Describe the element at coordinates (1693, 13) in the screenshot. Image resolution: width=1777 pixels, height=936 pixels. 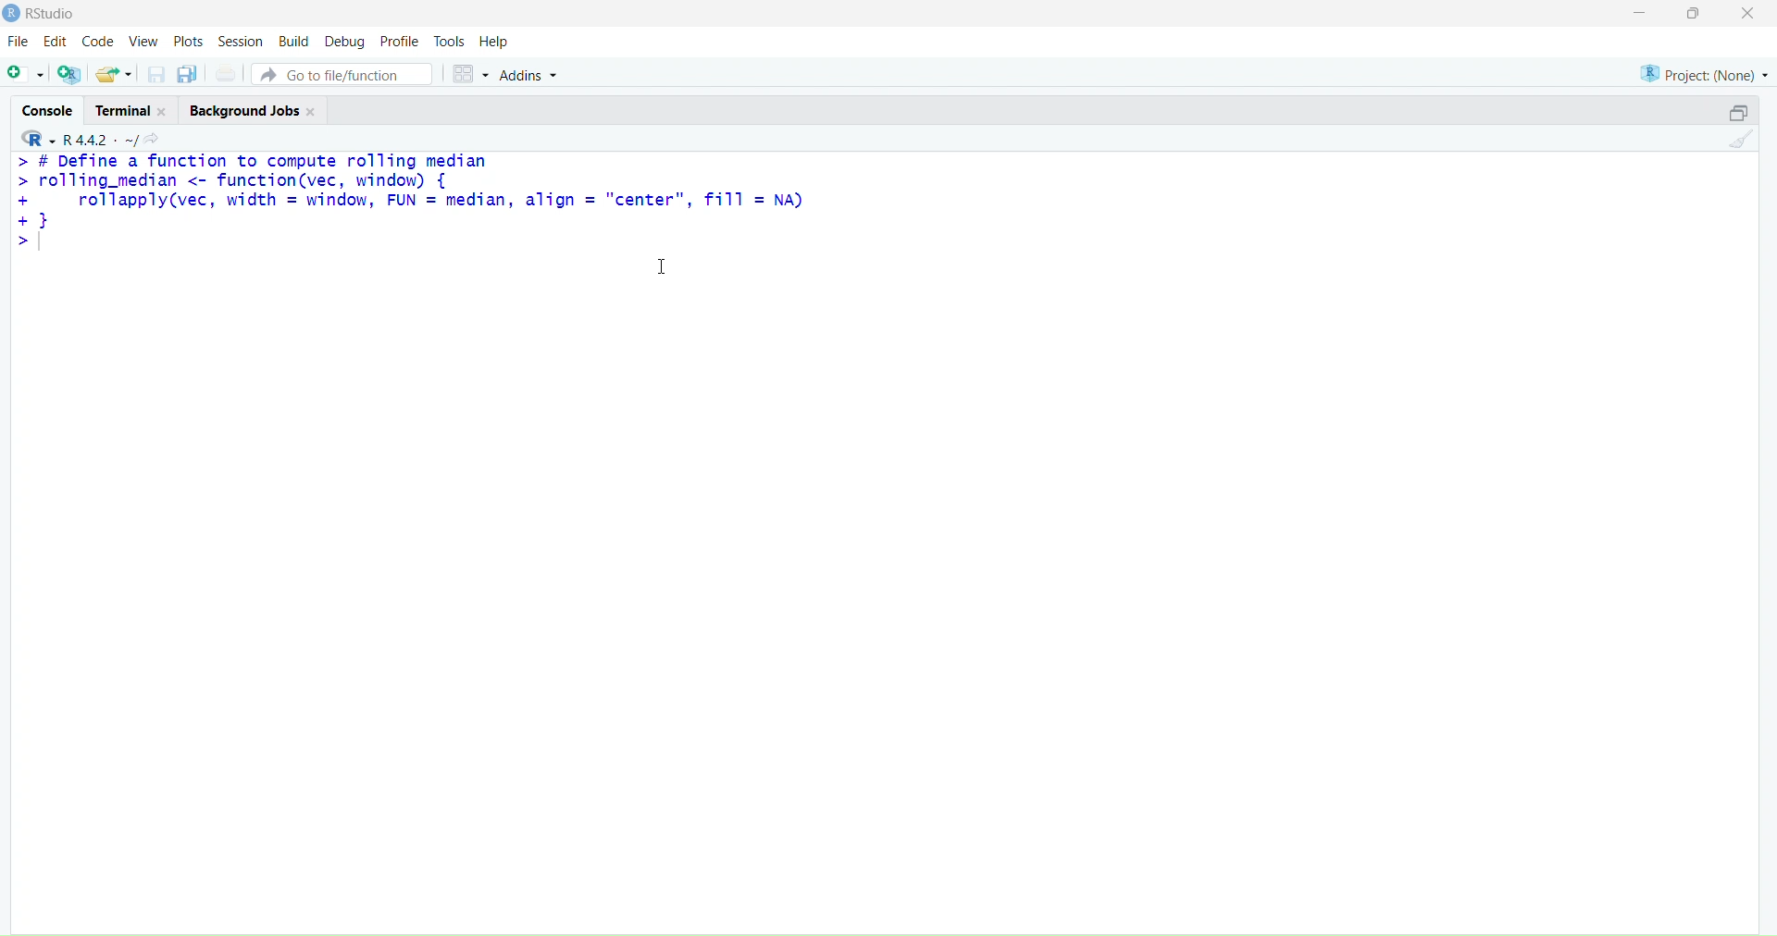
I see `maximise` at that location.